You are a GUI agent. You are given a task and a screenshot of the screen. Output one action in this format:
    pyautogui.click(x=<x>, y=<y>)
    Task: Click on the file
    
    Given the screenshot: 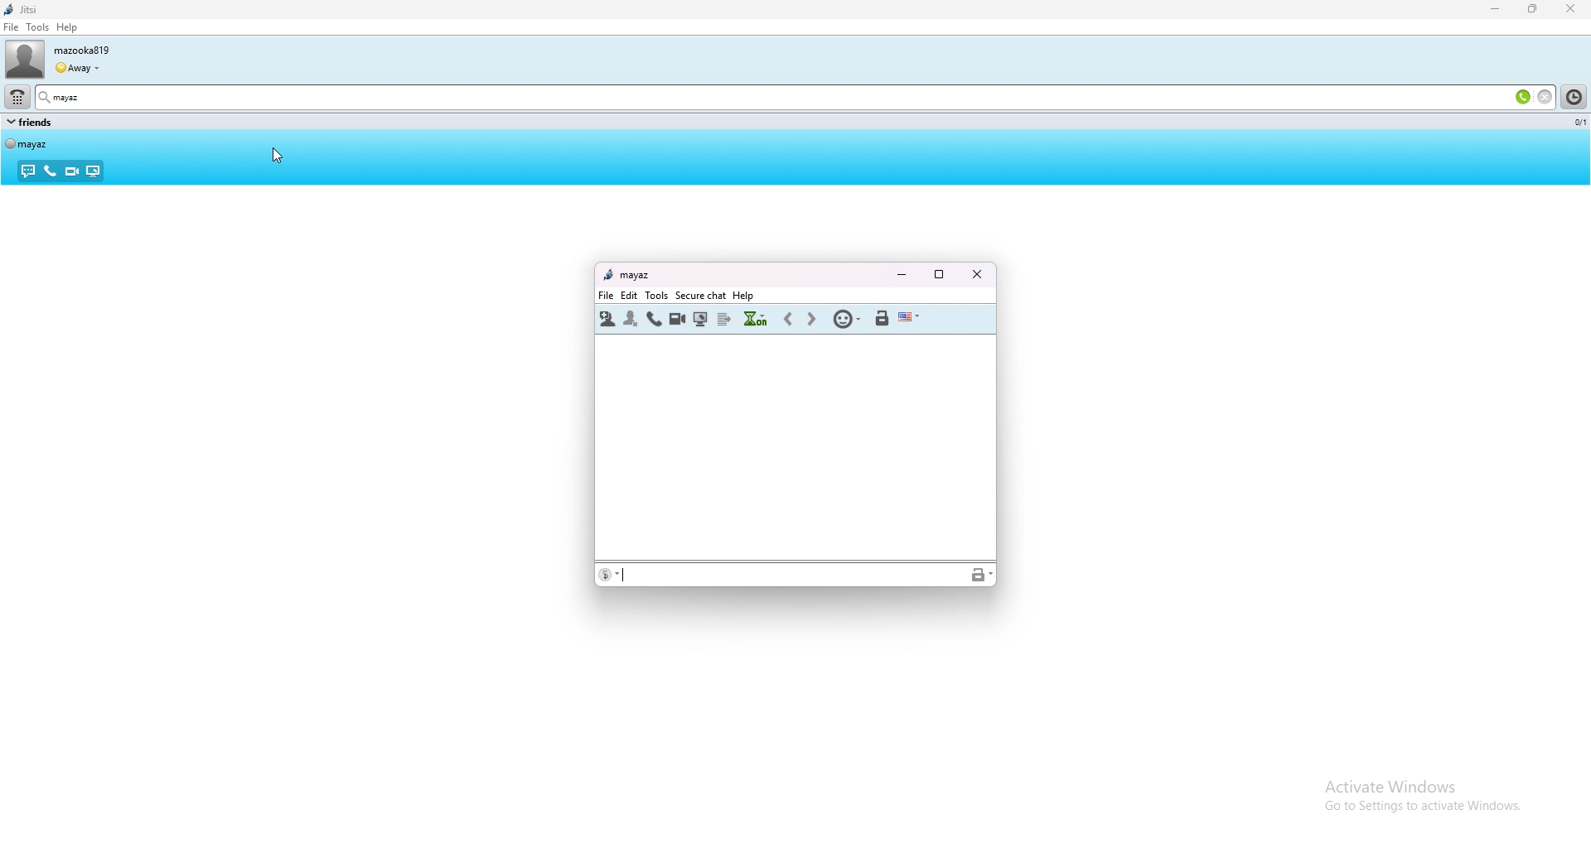 What is the action you would take?
    pyautogui.click(x=11, y=27)
    